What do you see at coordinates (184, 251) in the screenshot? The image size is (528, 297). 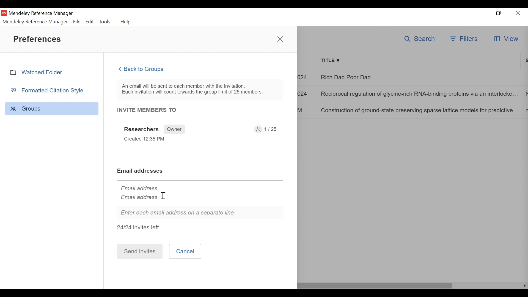 I see `Cancel` at bounding box center [184, 251].